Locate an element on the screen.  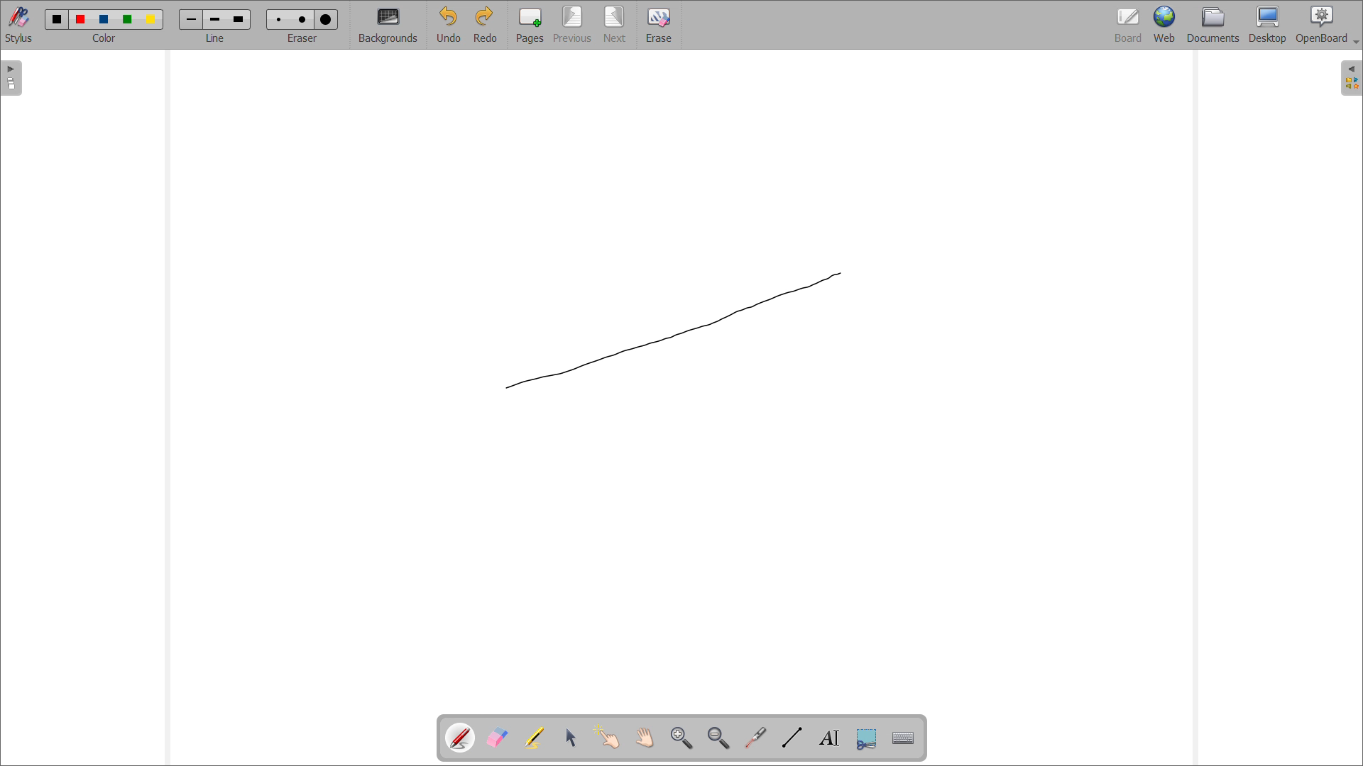
web is located at coordinates (1164, 25).